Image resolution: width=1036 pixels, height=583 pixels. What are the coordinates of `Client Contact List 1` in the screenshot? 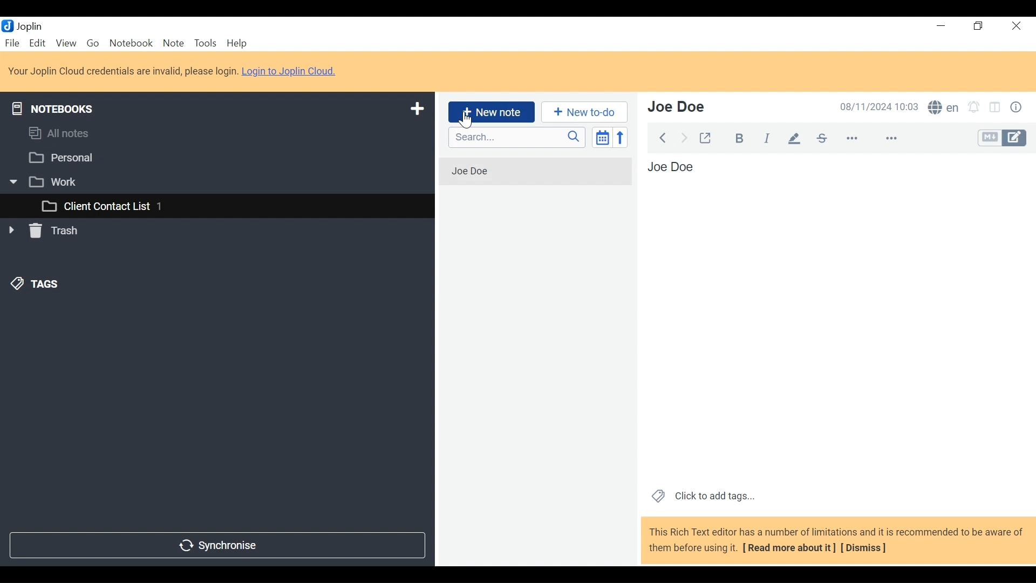 It's located at (216, 207).